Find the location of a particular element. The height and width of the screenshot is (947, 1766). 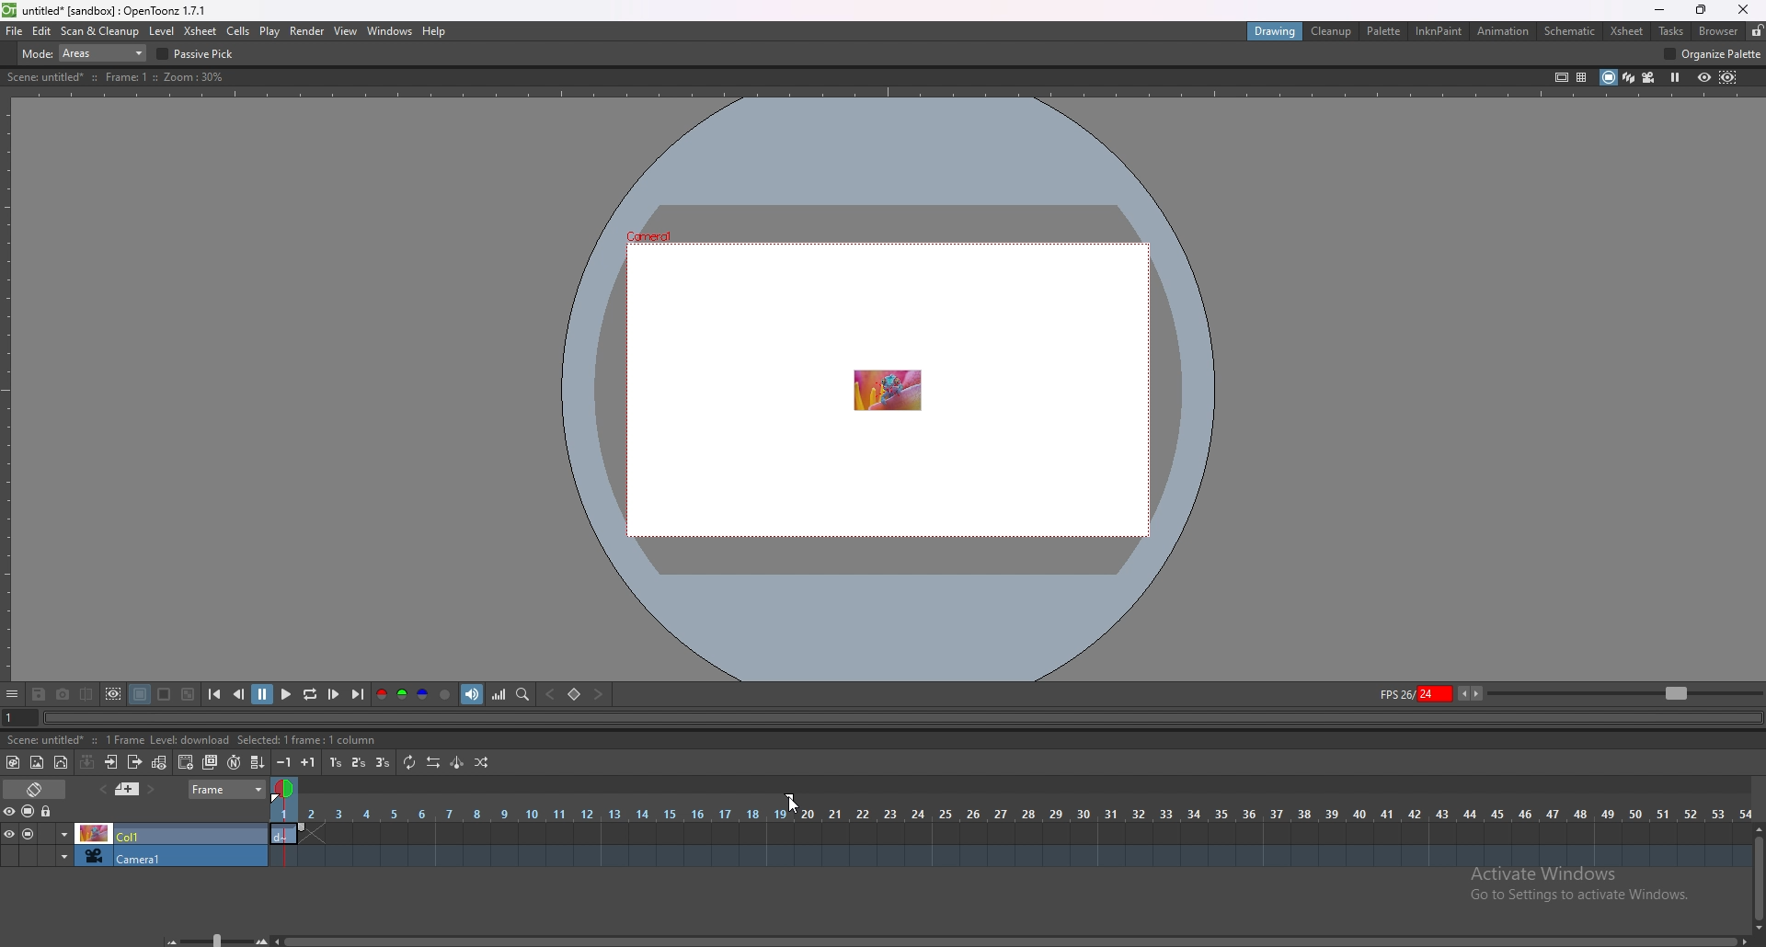

previous is located at coordinates (239, 694).